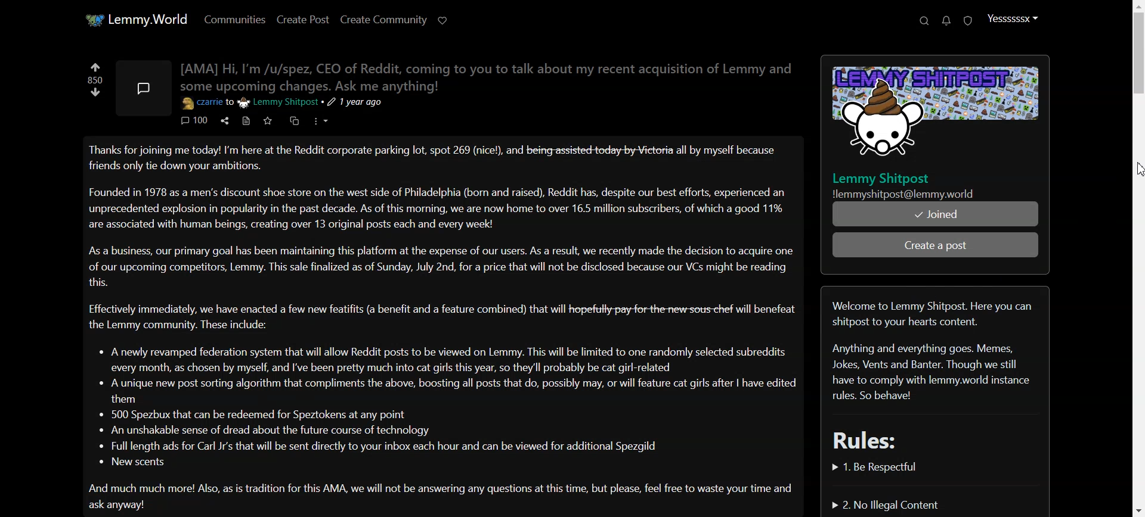 The height and width of the screenshot is (517, 1145). Describe the element at coordinates (936, 215) in the screenshot. I see `Joined` at that location.